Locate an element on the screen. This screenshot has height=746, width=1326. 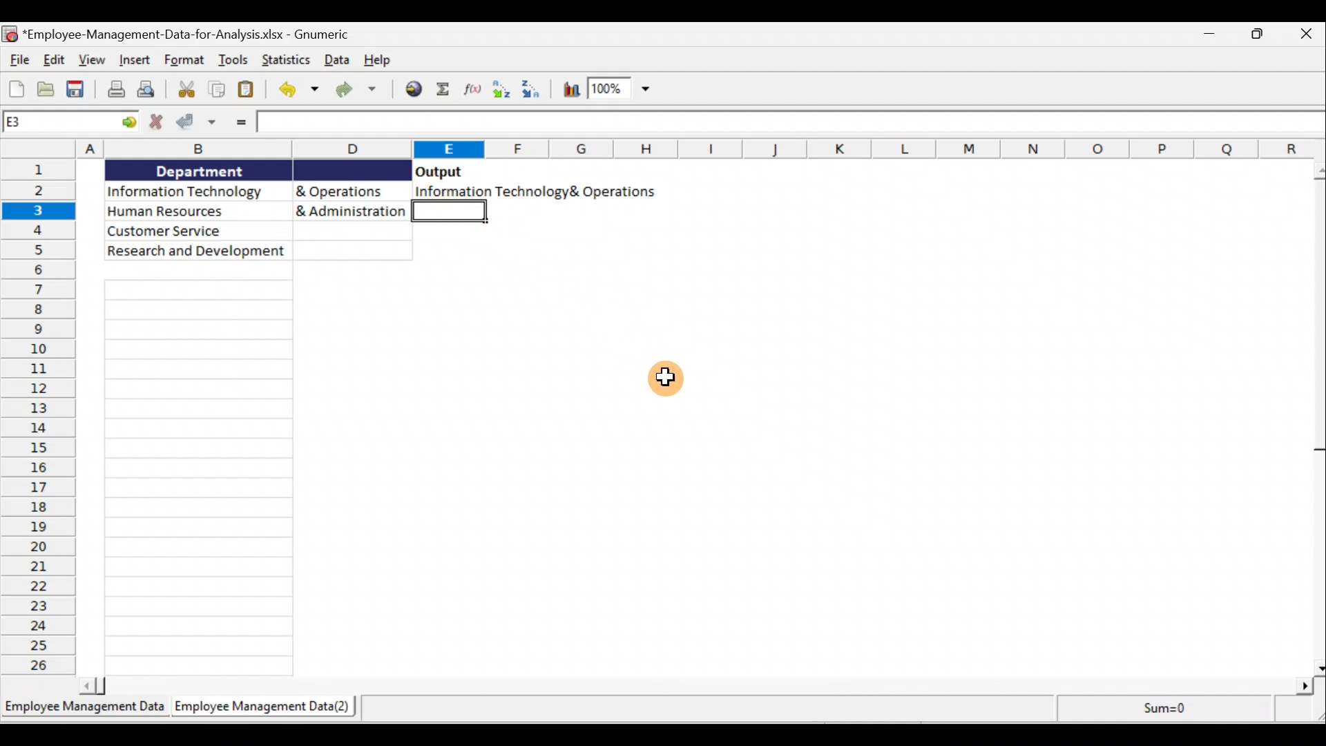
Edit a function in the current cell is located at coordinates (469, 88).